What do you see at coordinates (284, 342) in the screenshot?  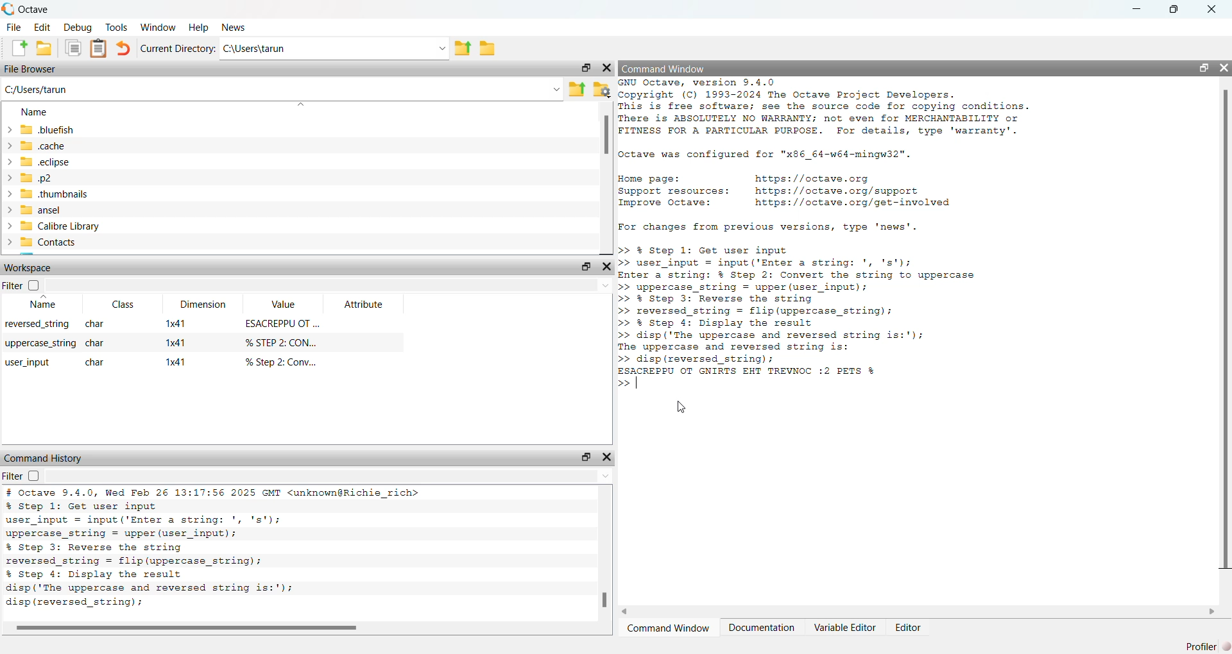 I see `% STEP 2:CON..` at bounding box center [284, 342].